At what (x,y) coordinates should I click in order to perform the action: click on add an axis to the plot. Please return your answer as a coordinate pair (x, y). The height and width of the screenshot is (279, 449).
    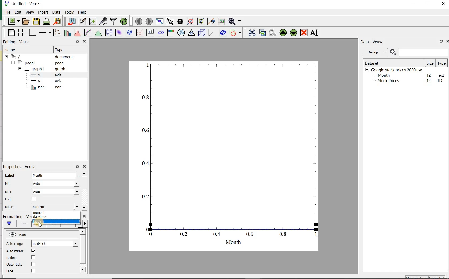
    Looking at the image, I should click on (44, 33).